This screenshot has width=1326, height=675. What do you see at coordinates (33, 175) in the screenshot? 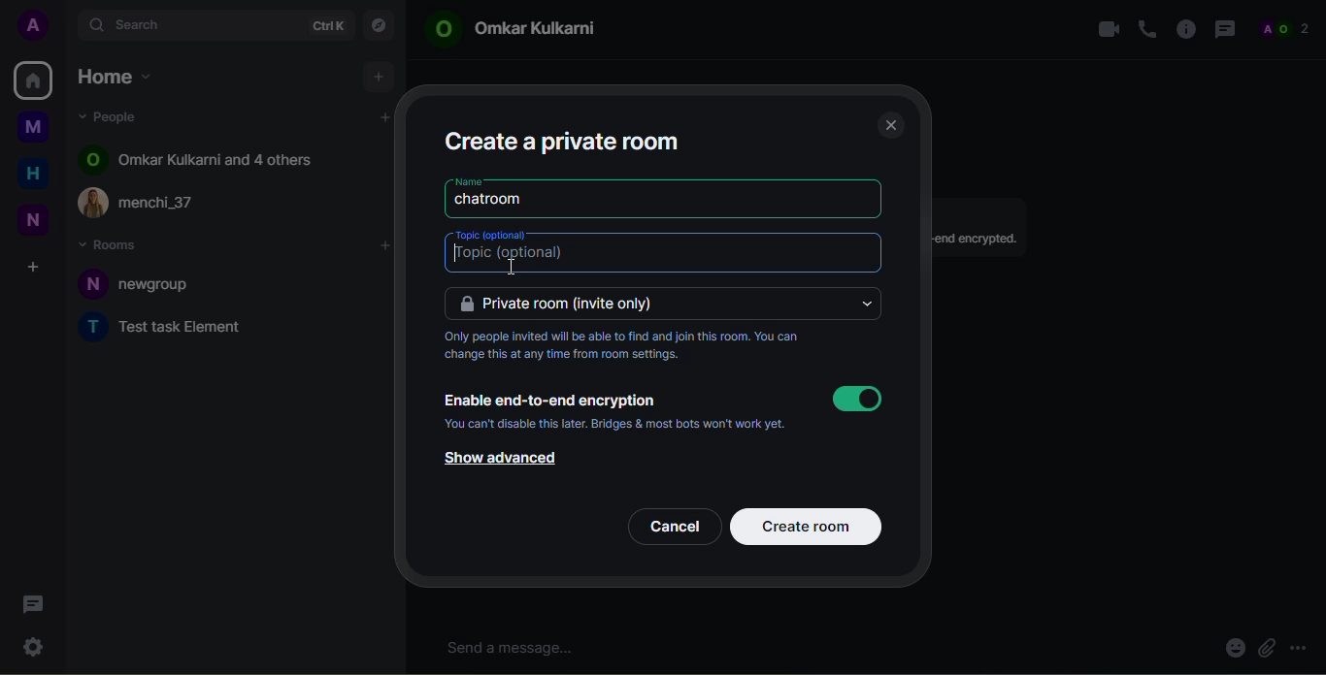
I see `home` at bounding box center [33, 175].